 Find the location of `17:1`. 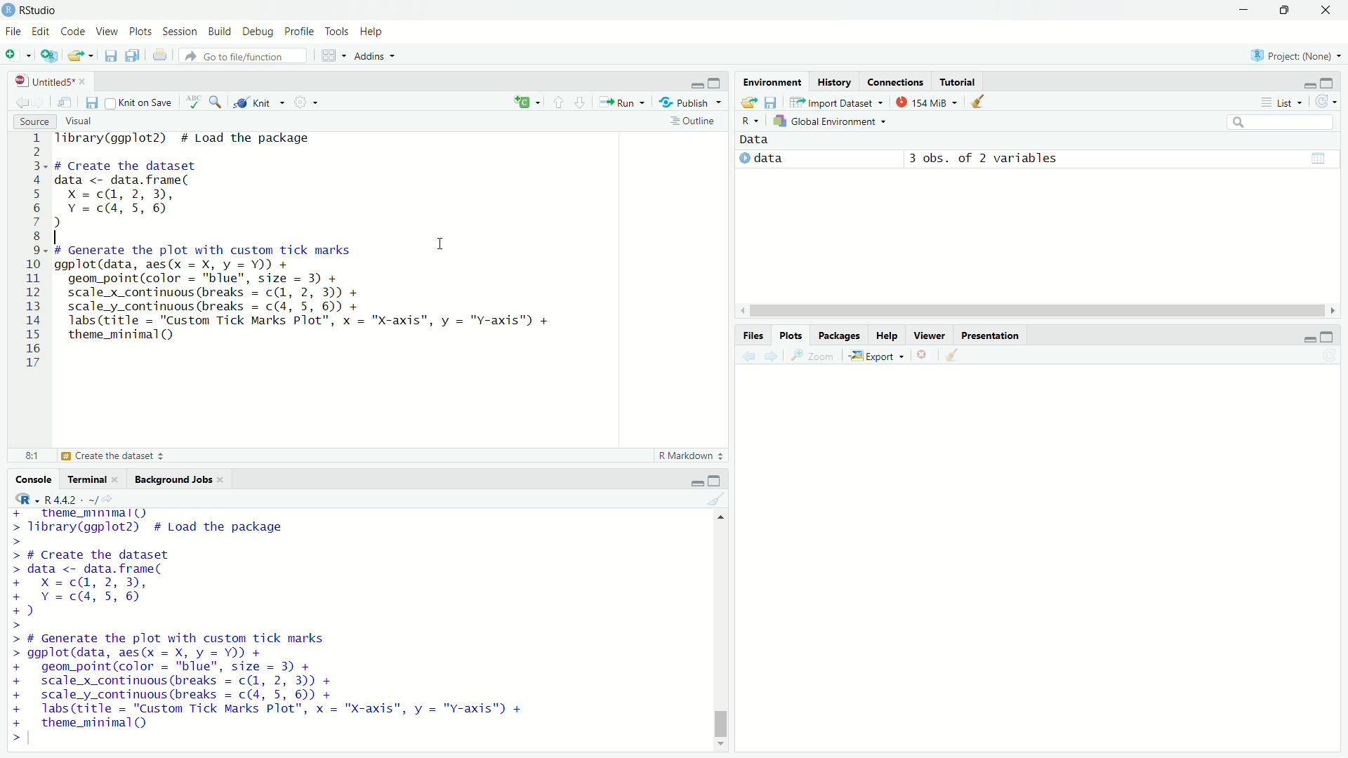

17:1 is located at coordinates (25, 456).